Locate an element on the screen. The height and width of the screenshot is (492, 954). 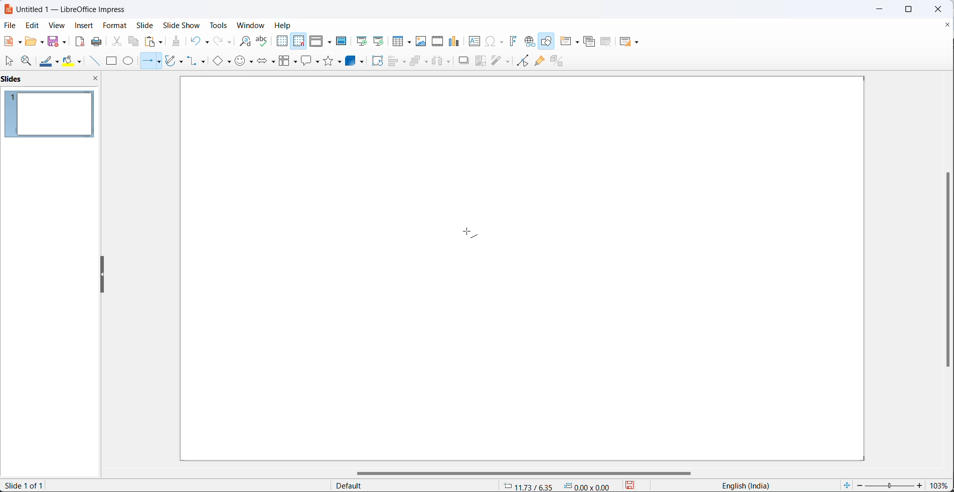
line is located at coordinates (92, 61).